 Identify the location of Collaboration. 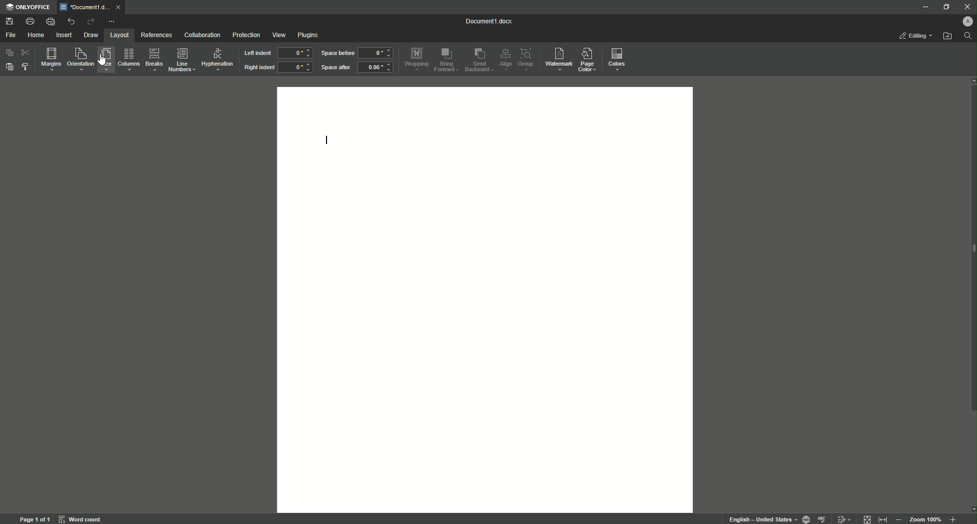
(202, 35).